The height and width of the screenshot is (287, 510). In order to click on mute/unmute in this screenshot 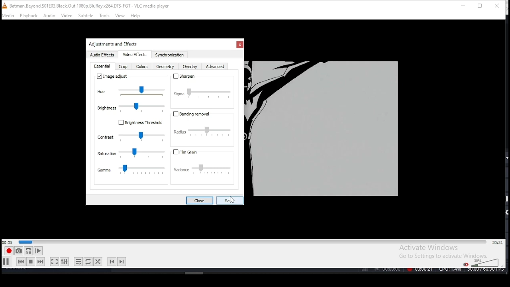, I will do `click(465, 264)`.